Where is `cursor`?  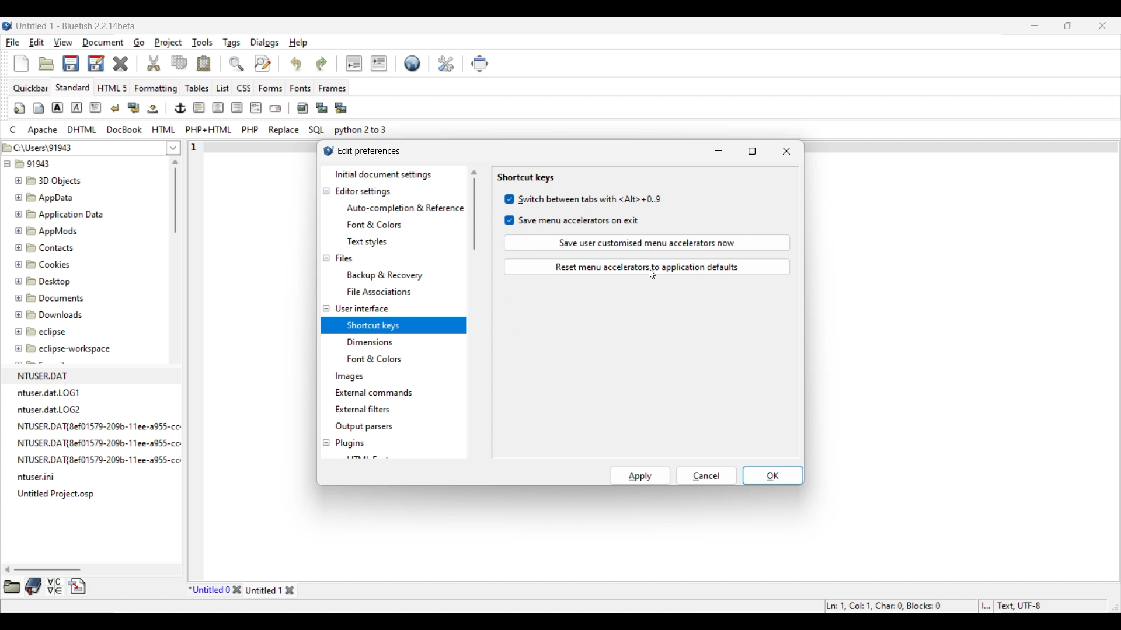
cursor is located at coordinates (654, 276).